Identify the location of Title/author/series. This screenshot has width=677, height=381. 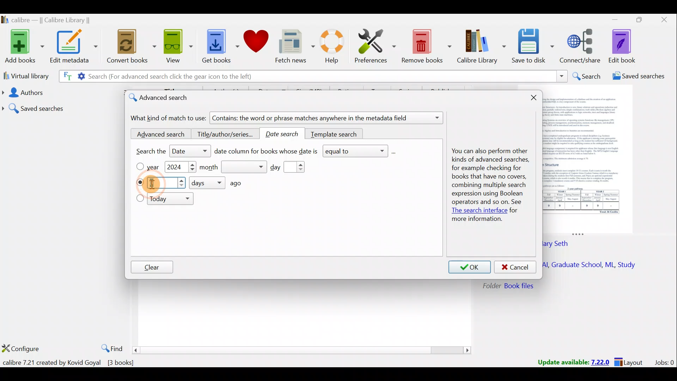
(226, 135).